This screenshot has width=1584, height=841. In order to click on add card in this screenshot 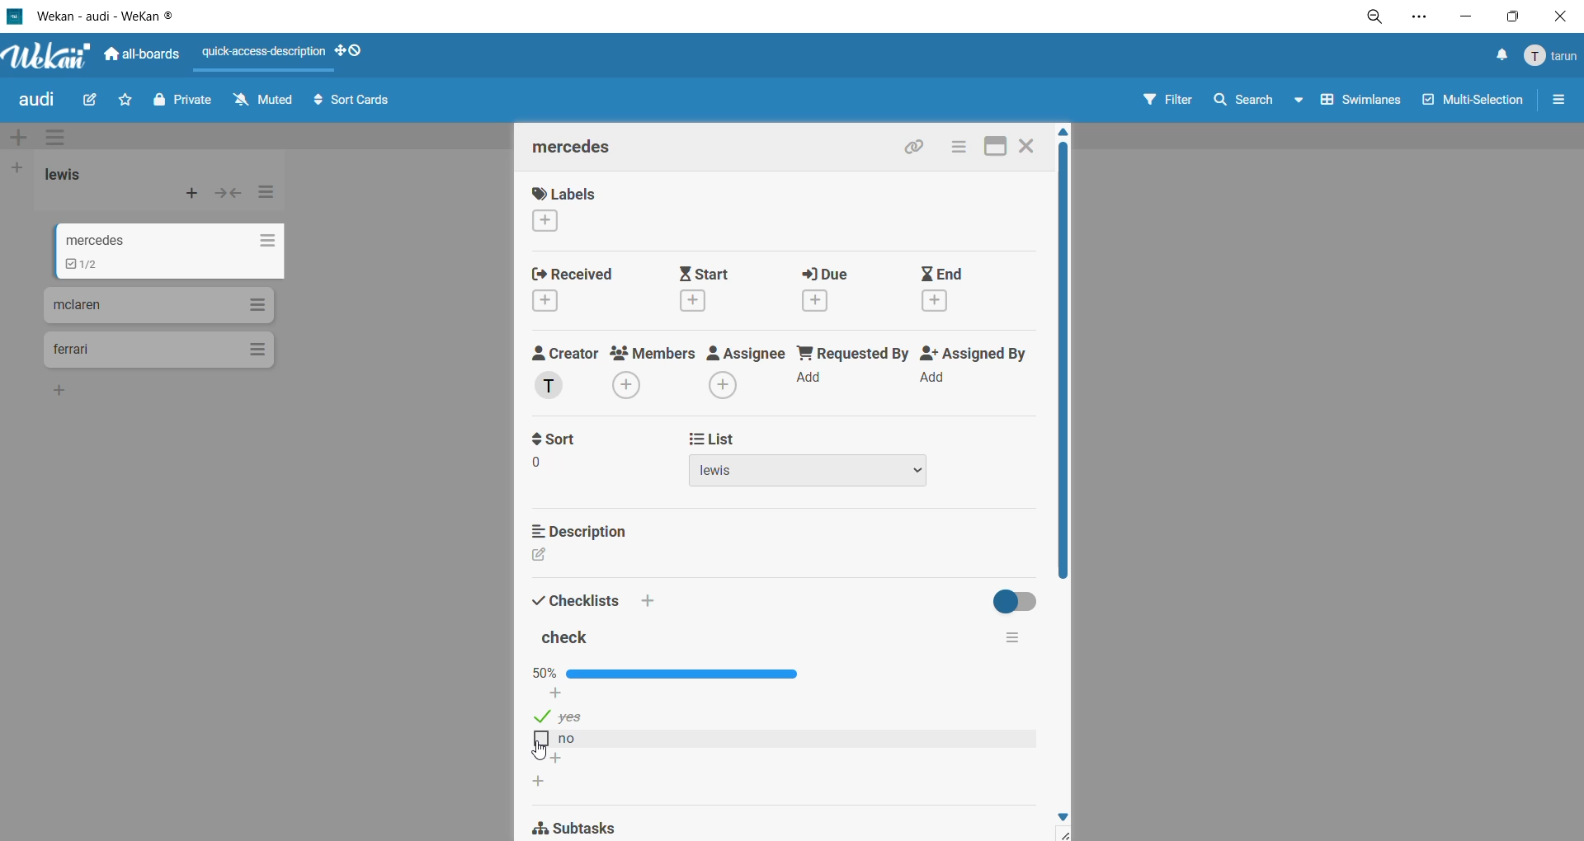, I will do `click(193, 194)`.